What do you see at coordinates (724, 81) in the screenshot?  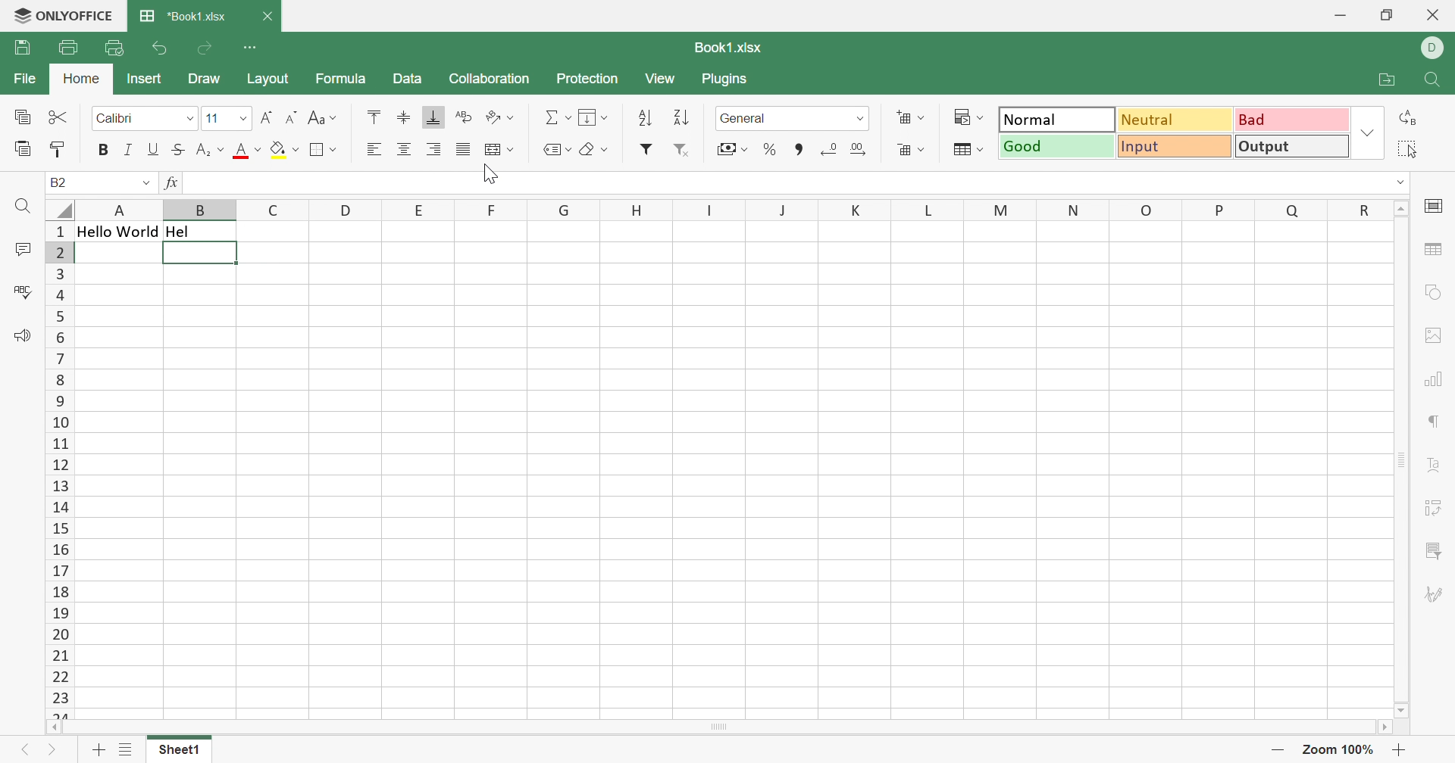 I see `Plugins` at bounding box center [724, 81].